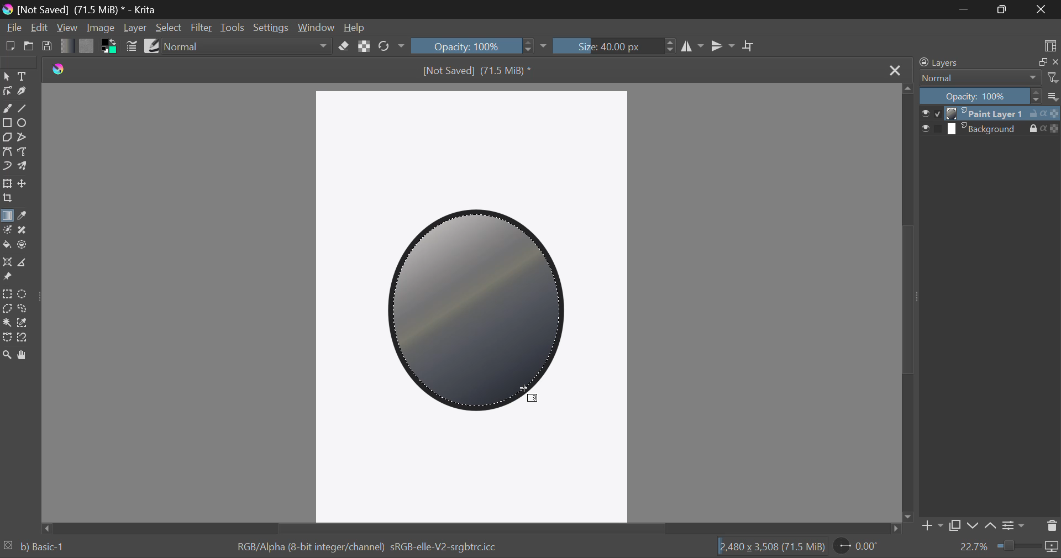 This screenshot has height=558, width=1061. Describe the element at coordinates (1050, 45) in the screenshot. I see `Choose Workspace` at that location.